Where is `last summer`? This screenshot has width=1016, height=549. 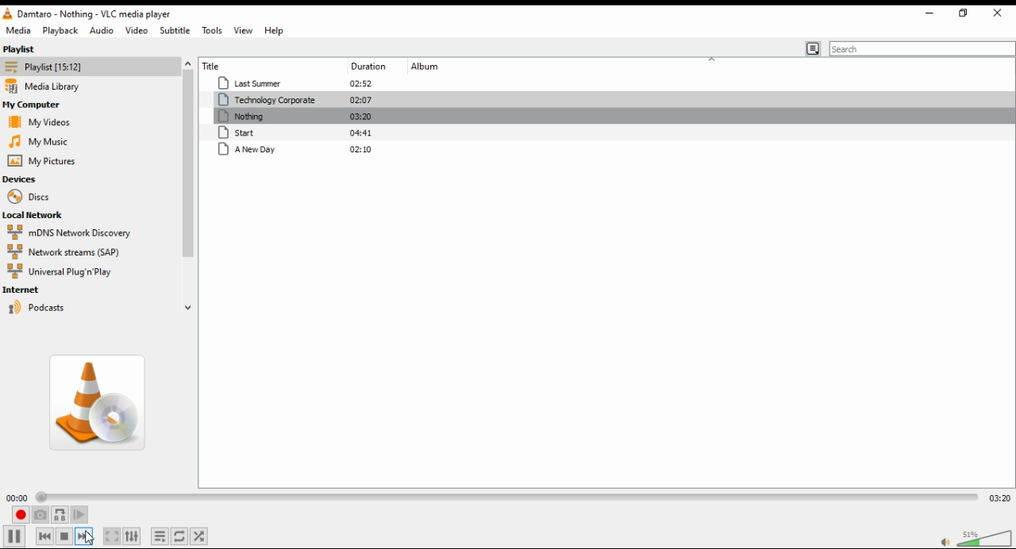 last summer is located at coordinates (299, 81).